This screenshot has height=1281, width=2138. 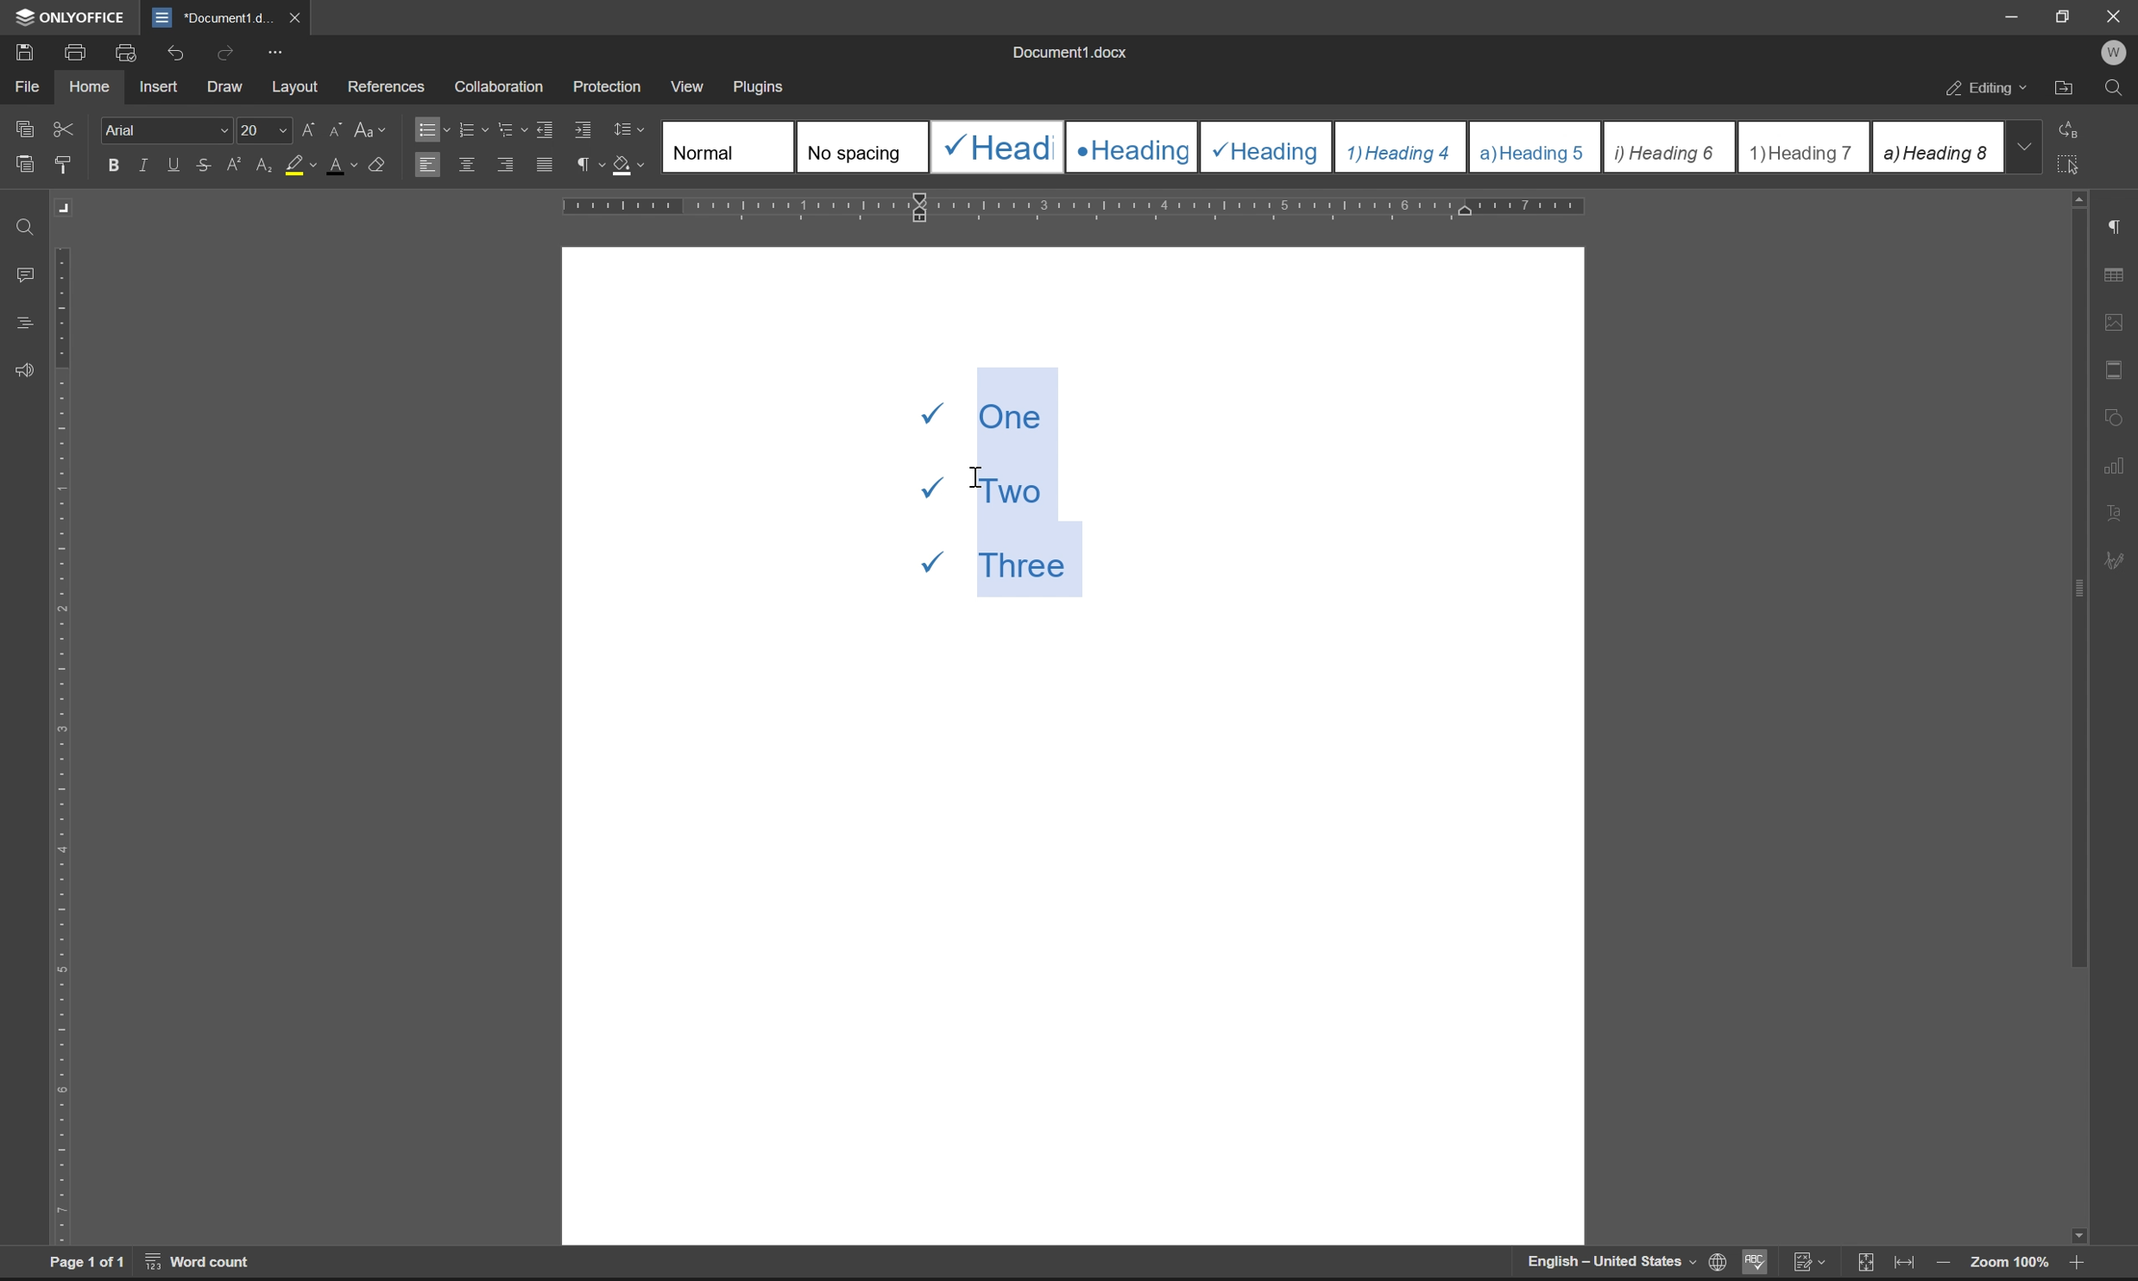 What do you see at coordinates (2113, 369) in the screenshot?
I see `header & footer settings` at bounding box center [2113, 369].